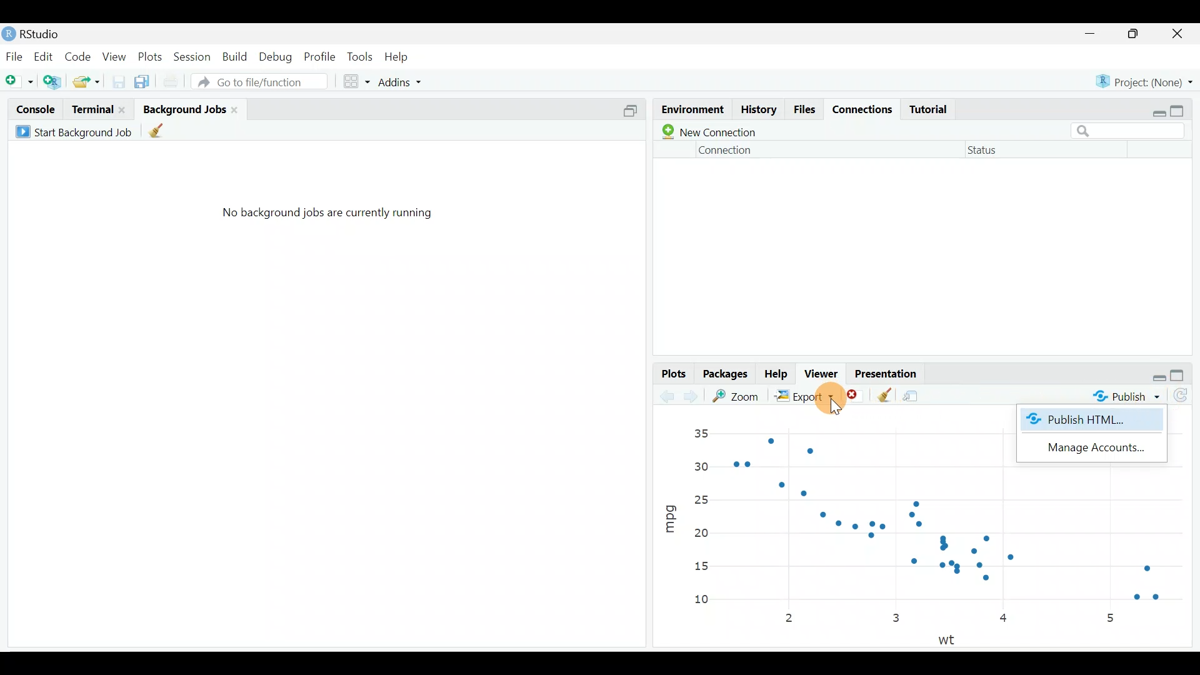  I want to click on Presentation, so click(889, 371).